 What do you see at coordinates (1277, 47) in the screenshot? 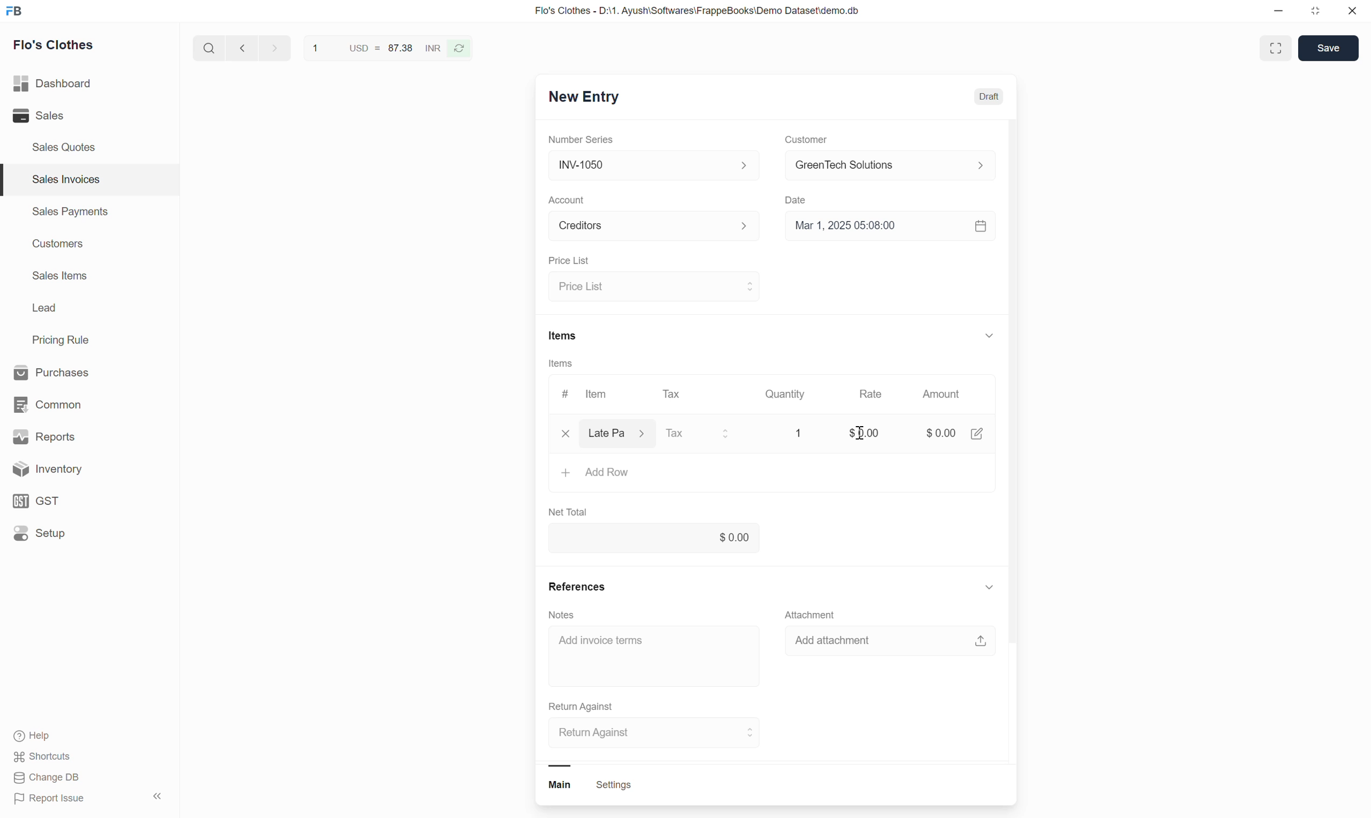
I see `full screen` at bounding box center [1277, 47].